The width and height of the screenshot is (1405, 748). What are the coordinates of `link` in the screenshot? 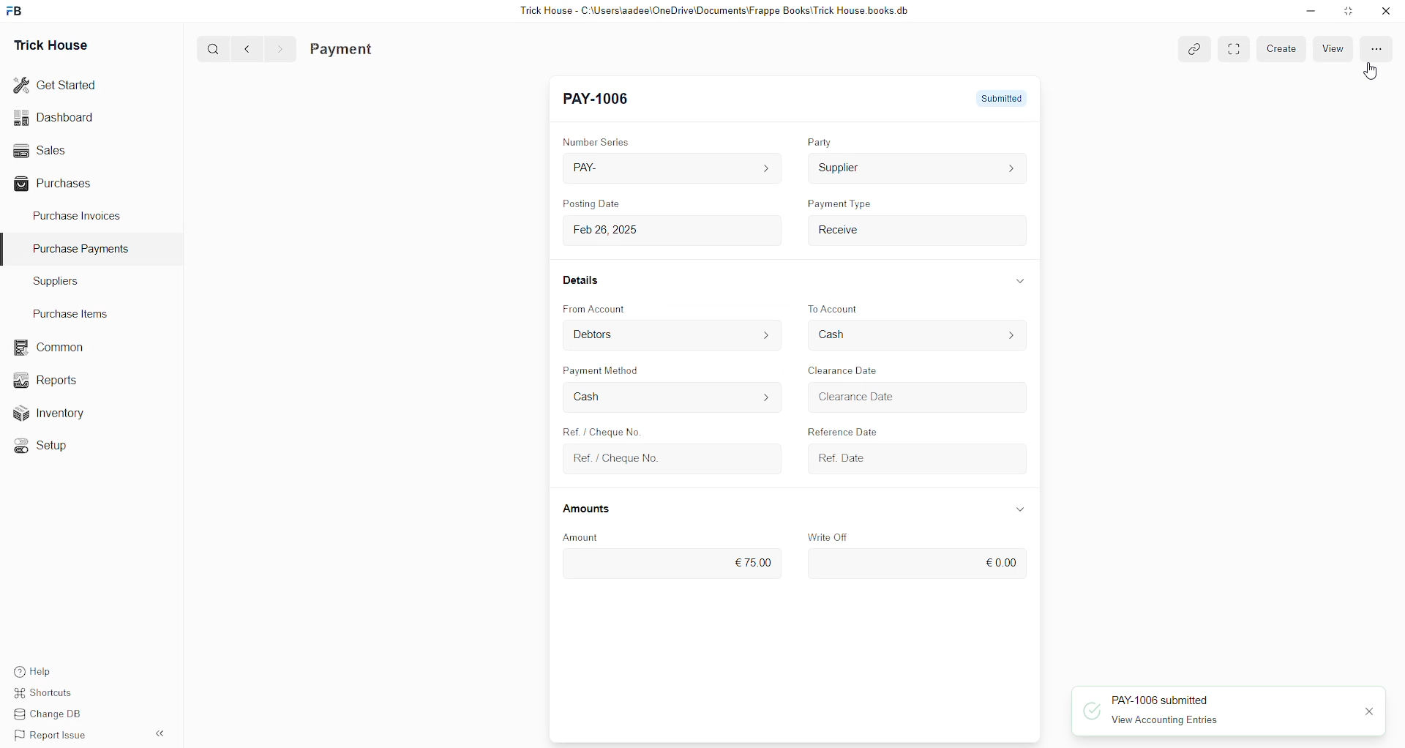 It's located at (1192, 50).